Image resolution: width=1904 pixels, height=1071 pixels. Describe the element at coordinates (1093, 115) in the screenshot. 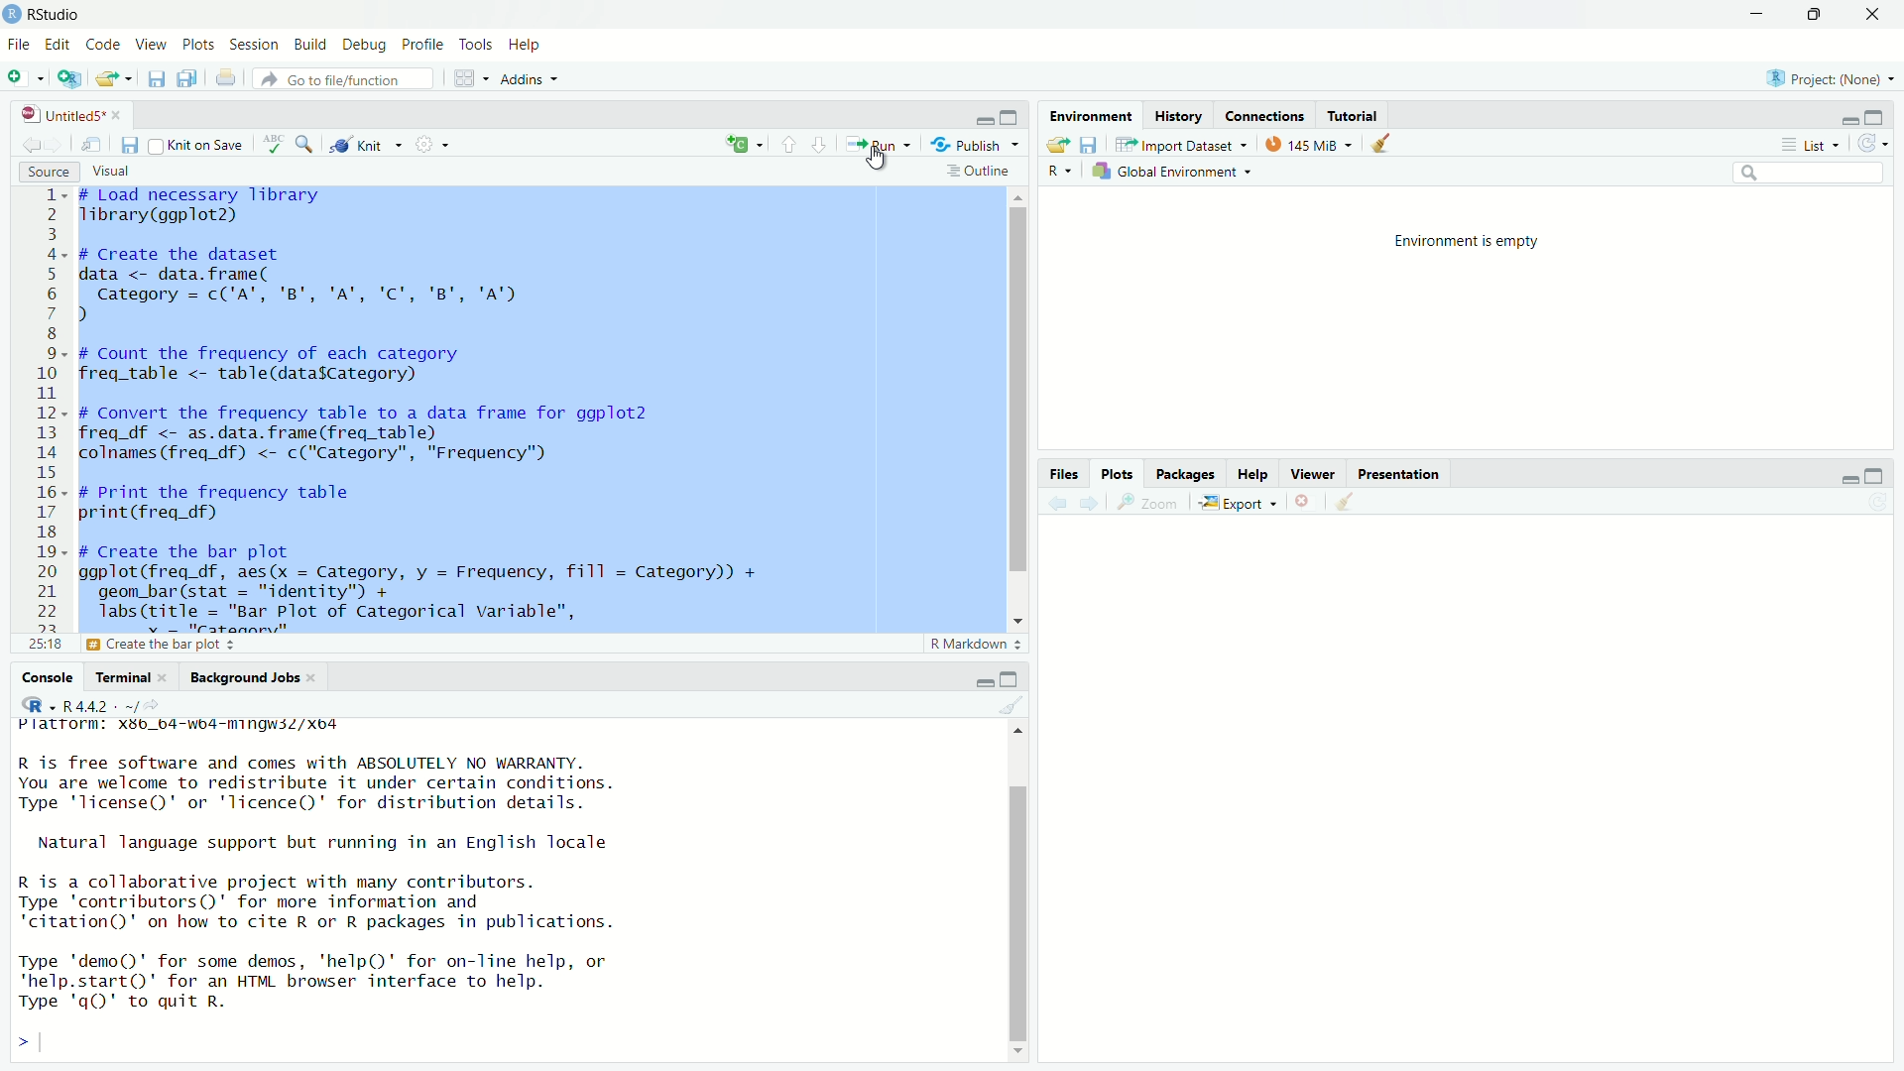

I see `environment` at that location.